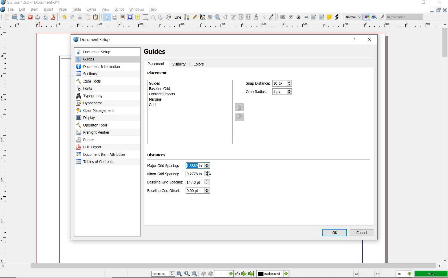 The height and width of the screenshot is (278, 448). I want to click on color management, so click(103, 111).